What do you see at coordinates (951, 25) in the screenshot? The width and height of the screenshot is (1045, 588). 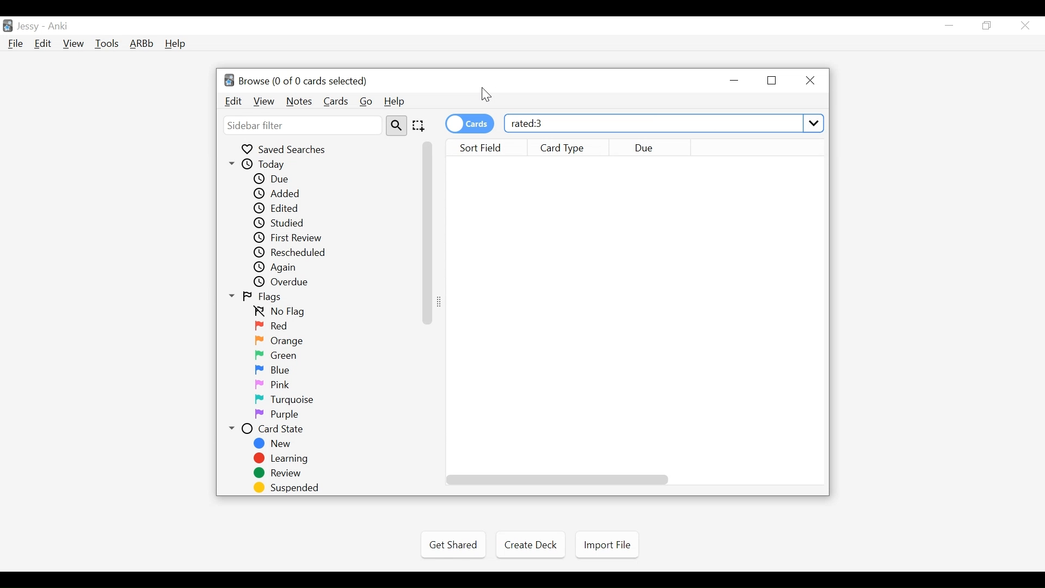 I see `minimize` at bounding box center [951, 25].